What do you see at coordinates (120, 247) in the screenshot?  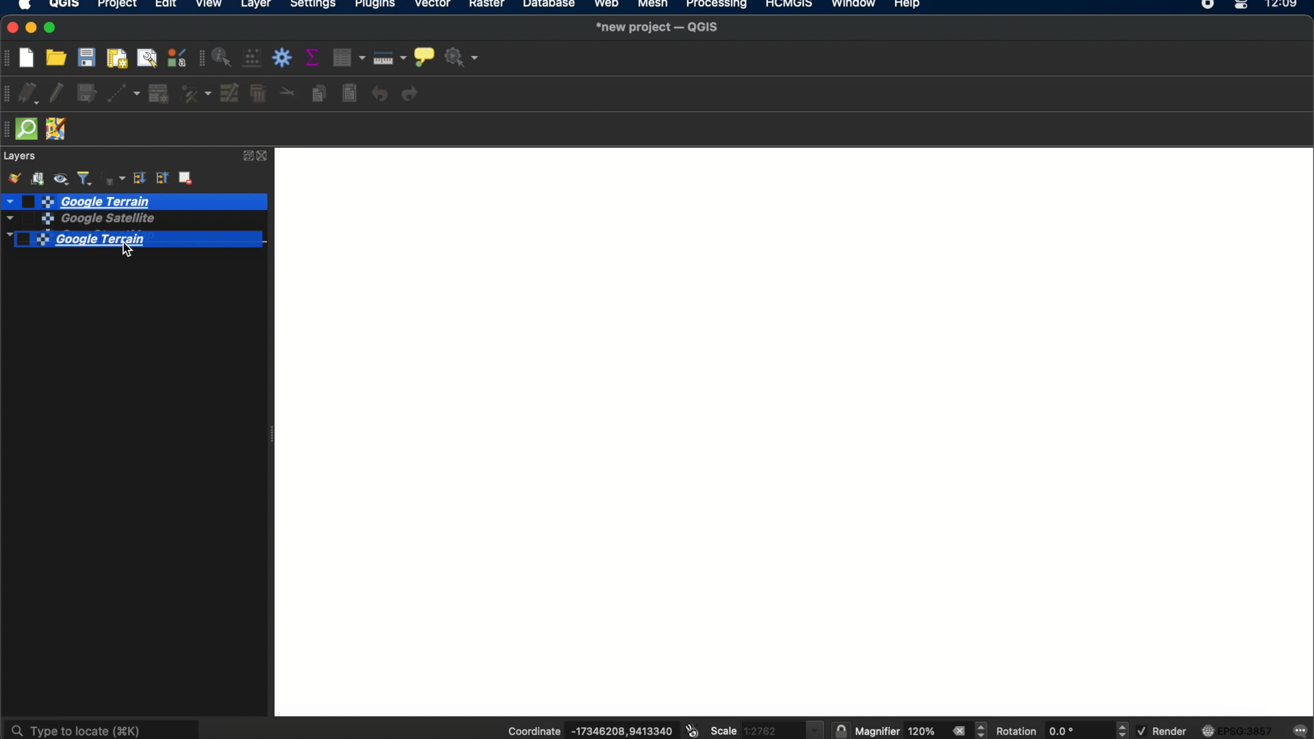 I see `cursor` at bounding box center [120, 247].